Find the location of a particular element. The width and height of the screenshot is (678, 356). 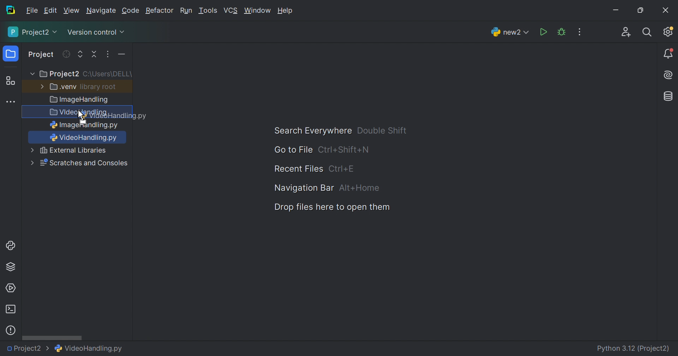

File is located at coordinates (32, 11).